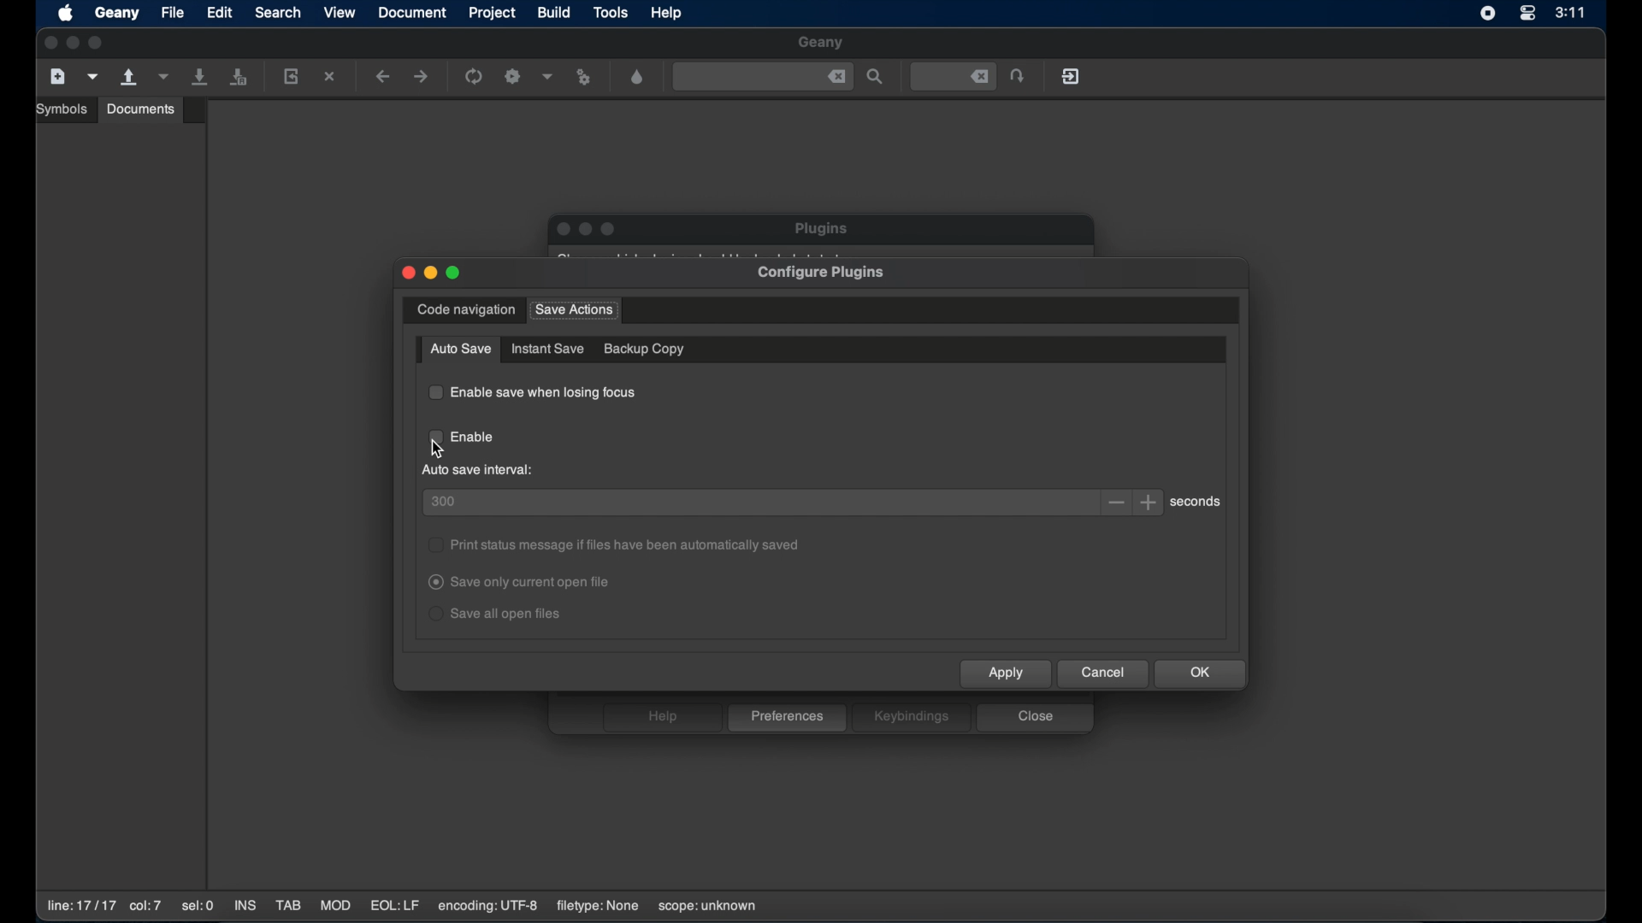  What do you see at coordinates (130, 78) in the screenshot?
I see `open an existing file` at bounding box center [130, 78].